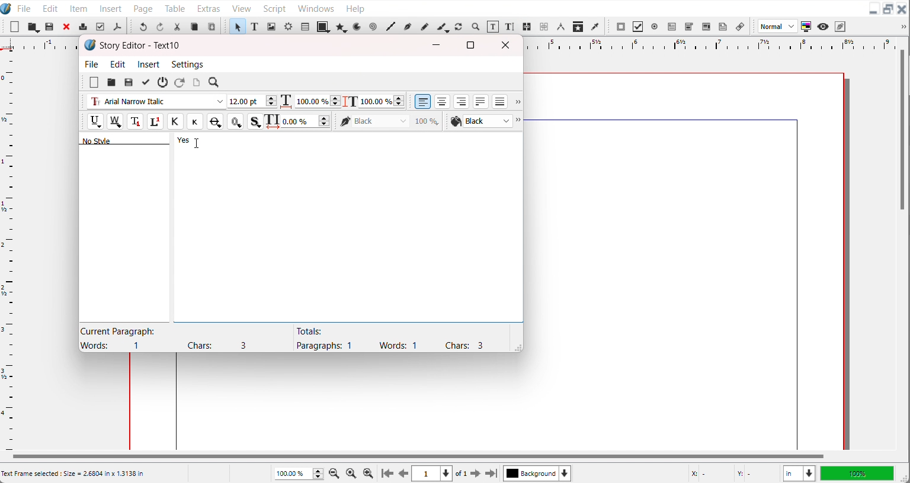 This screenshot has height=483, width=910. Describe the element at coordinates (149, 64) in the screenshot. I see `Insert` at that location.